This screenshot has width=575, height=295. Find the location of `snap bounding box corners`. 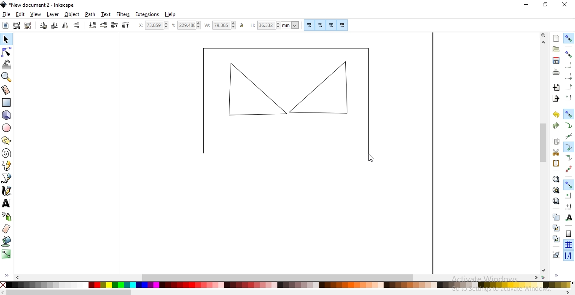

snap bounding box corners is located at coordinates (569, 76).